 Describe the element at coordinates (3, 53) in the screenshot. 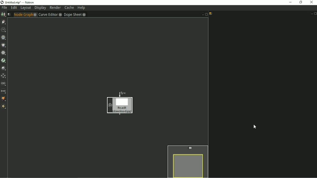

I see `Filter` at that location.